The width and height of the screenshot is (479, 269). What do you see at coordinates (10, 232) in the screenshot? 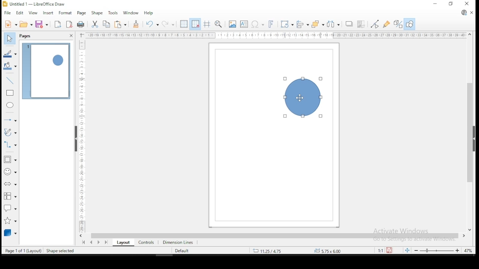
I see `3D objects` at bounding box center [10, 232].